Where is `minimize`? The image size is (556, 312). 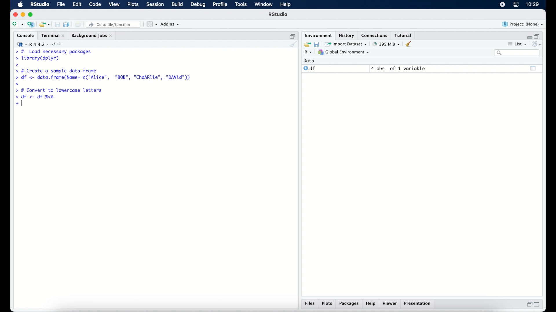 minimize is located at coordinates (23, 14).